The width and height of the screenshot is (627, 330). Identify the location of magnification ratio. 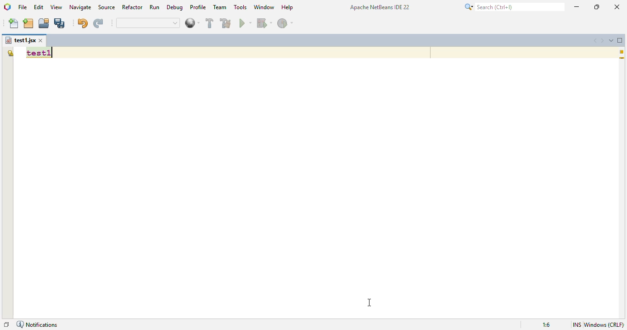
(546, 324).